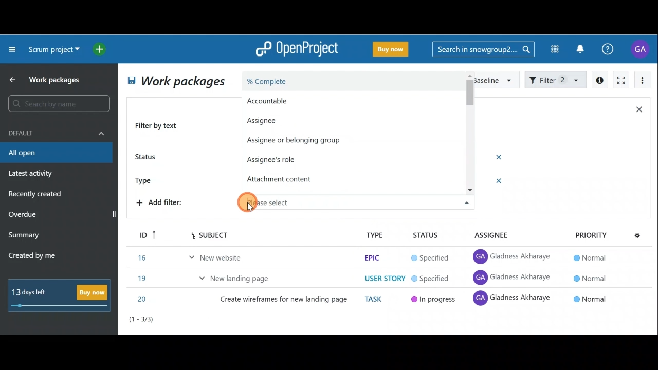 This screenshot has height=370, width=658. What do you see at coordinates (371, 257) in the screenshot?
I see `epic` at bounding box center [371, 257].